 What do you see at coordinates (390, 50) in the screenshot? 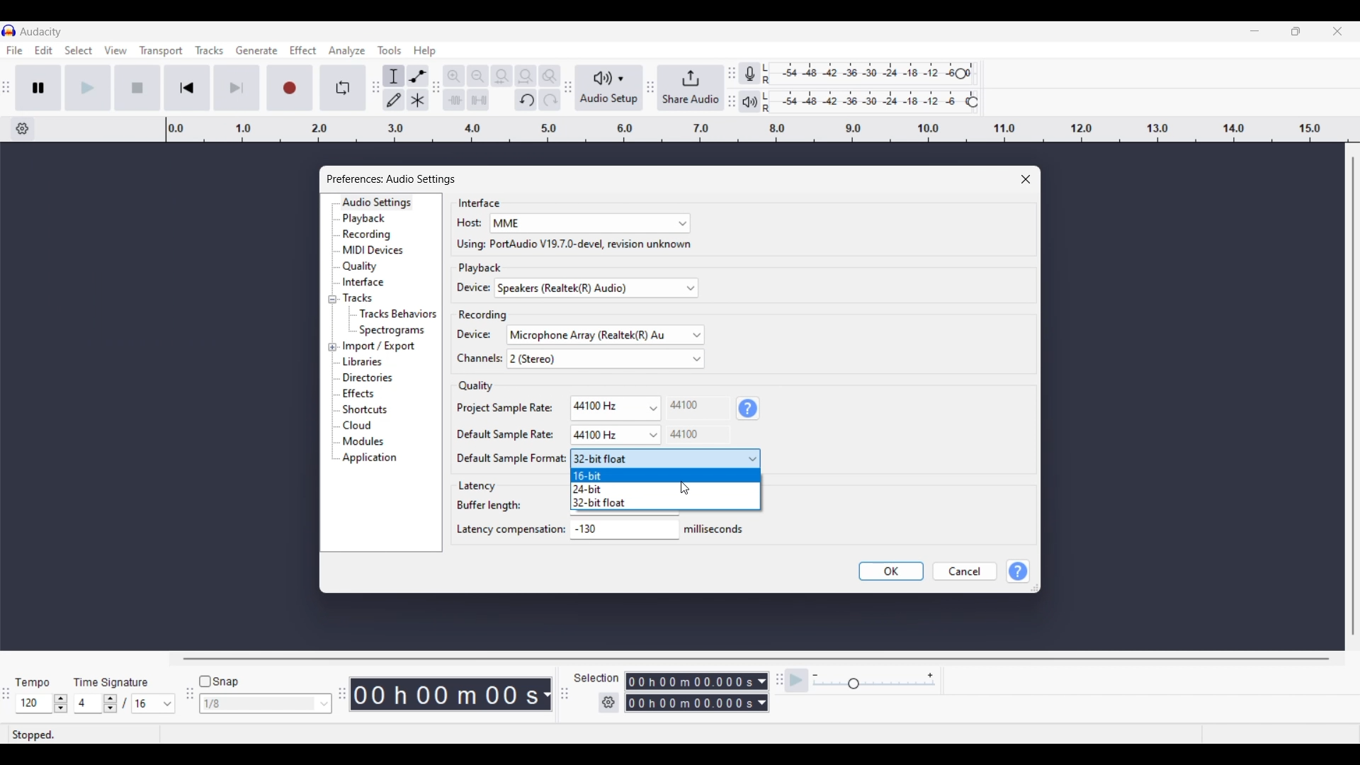
I see `Tools menu` at bounding box center [390, 50].